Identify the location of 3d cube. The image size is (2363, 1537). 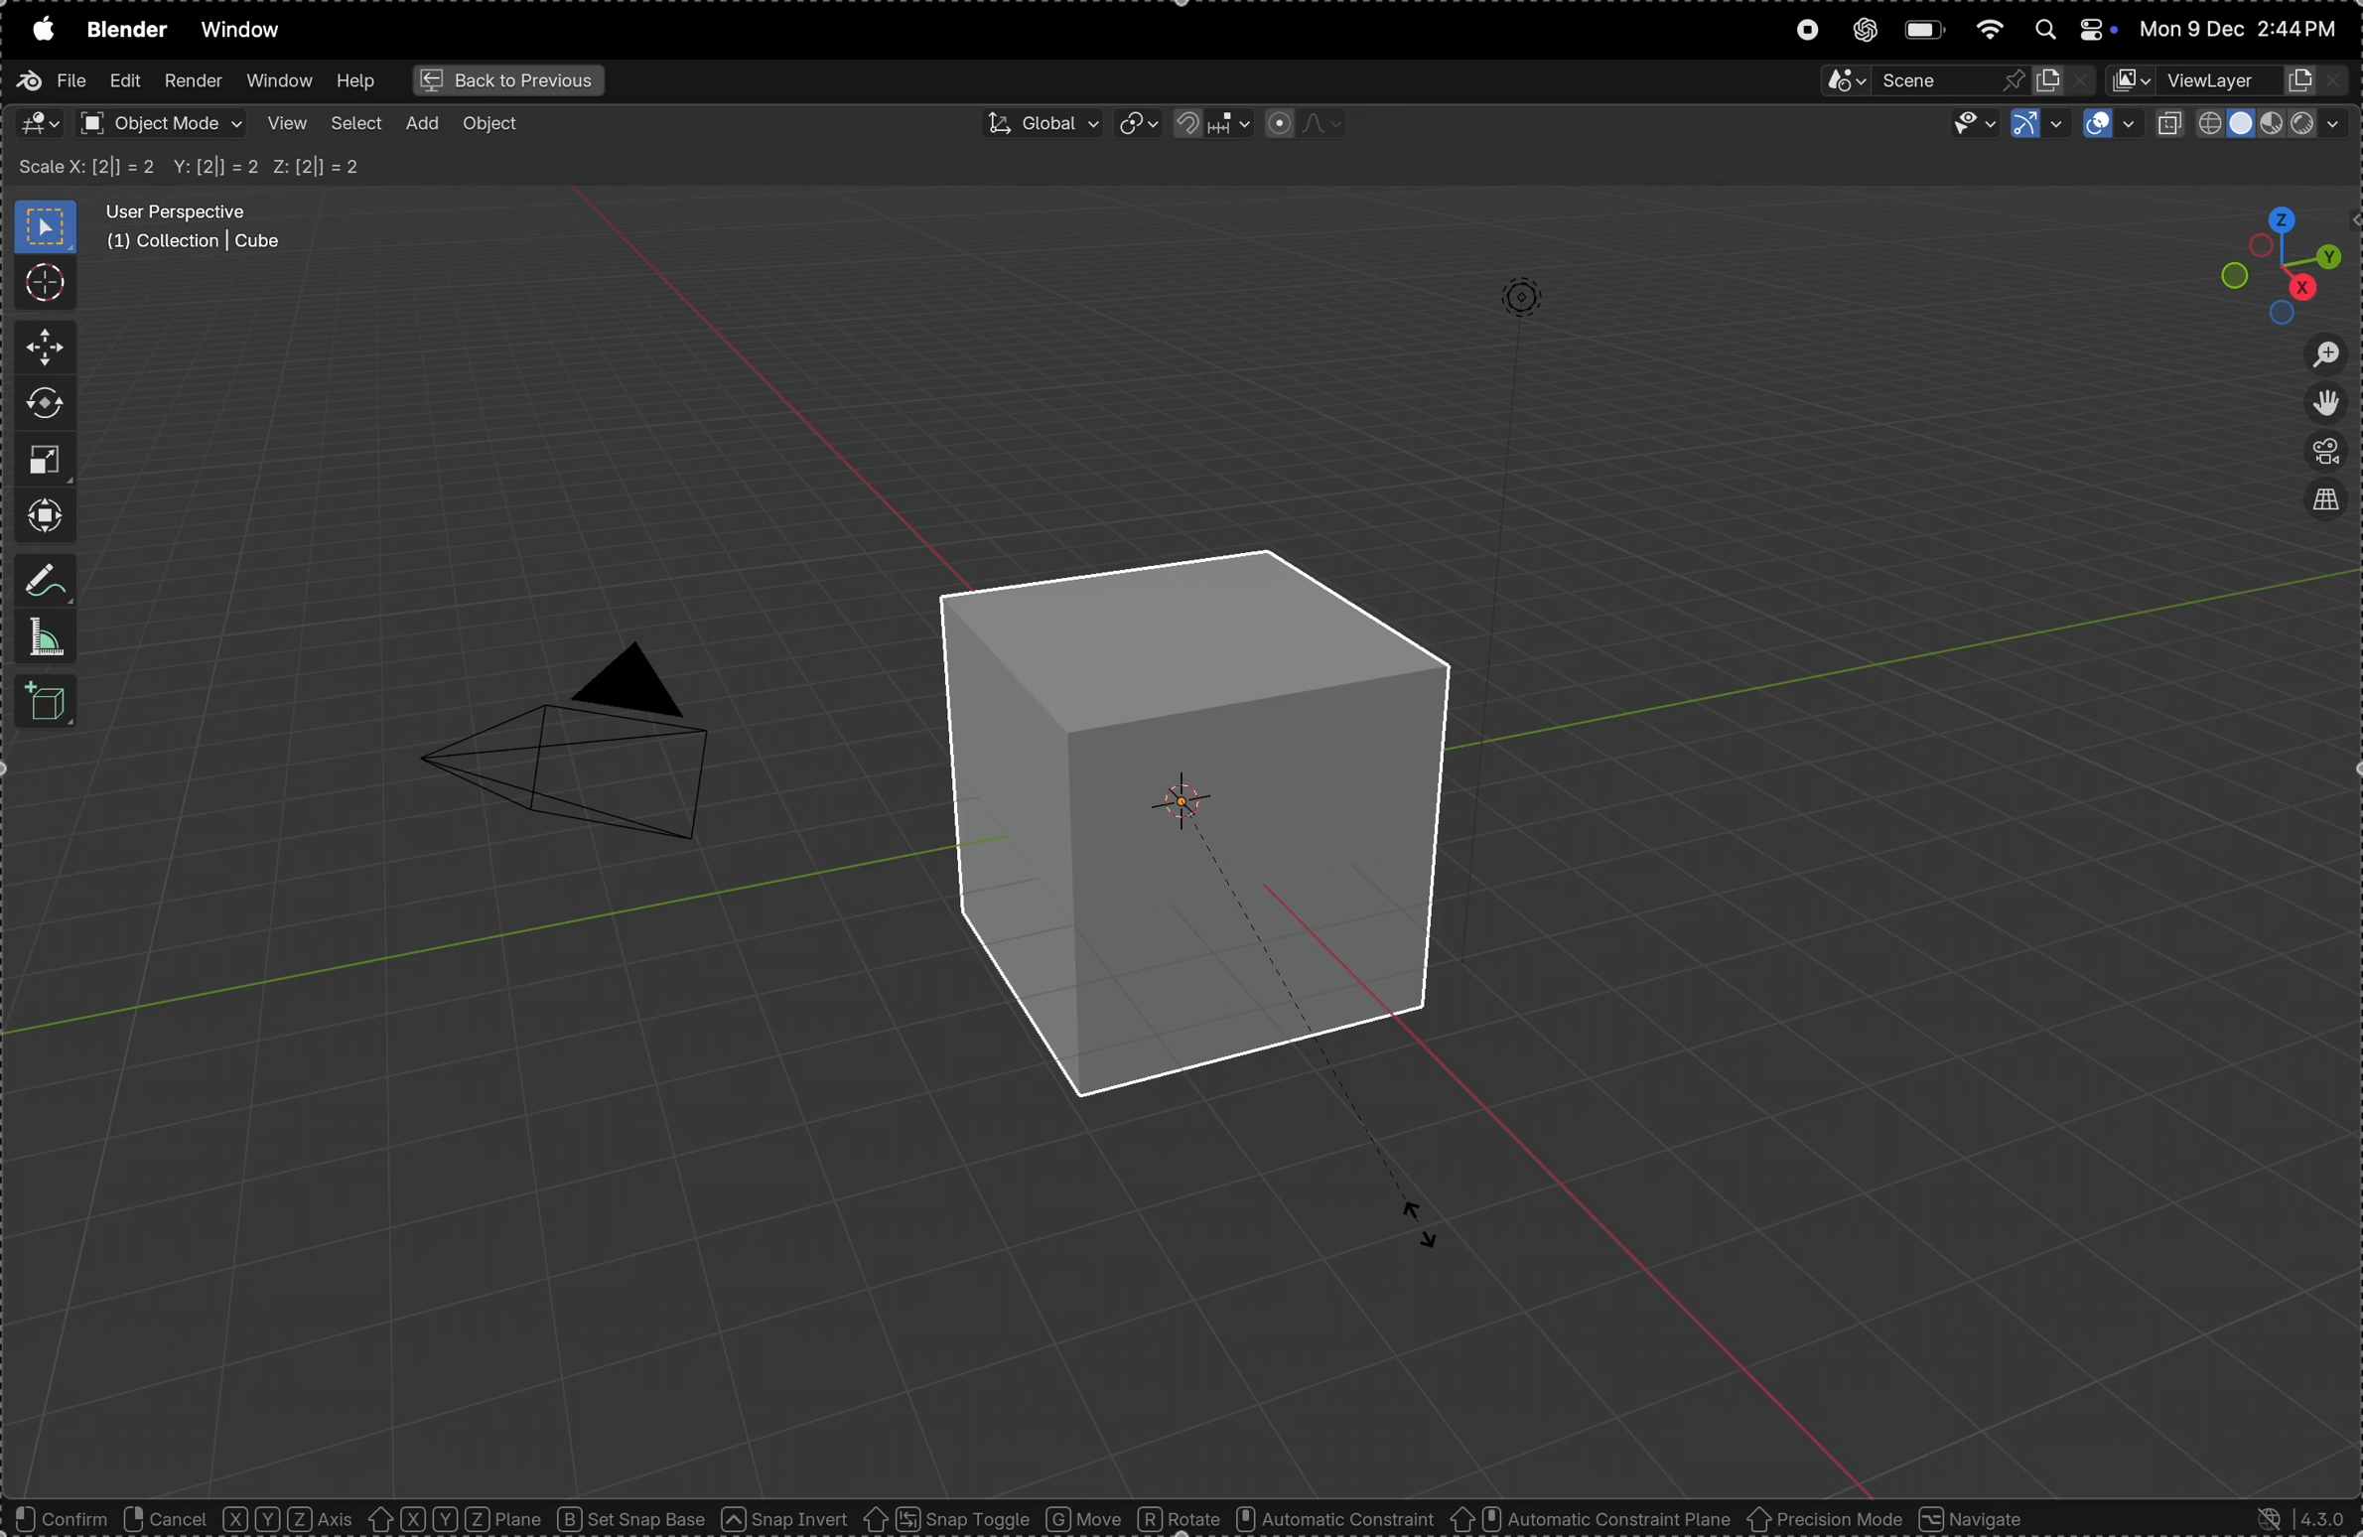
(42, 703).